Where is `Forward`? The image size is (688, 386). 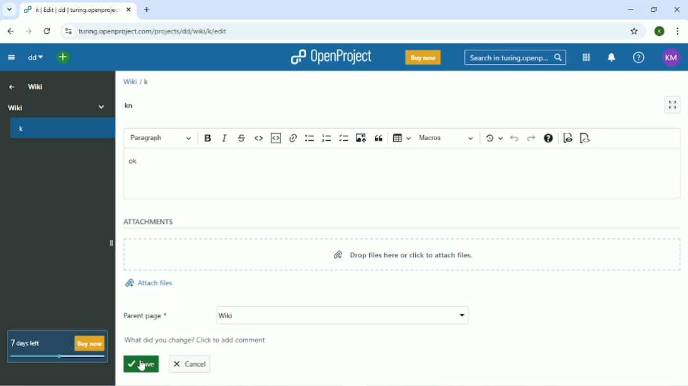
Forward is located at coordinates (28, 31).